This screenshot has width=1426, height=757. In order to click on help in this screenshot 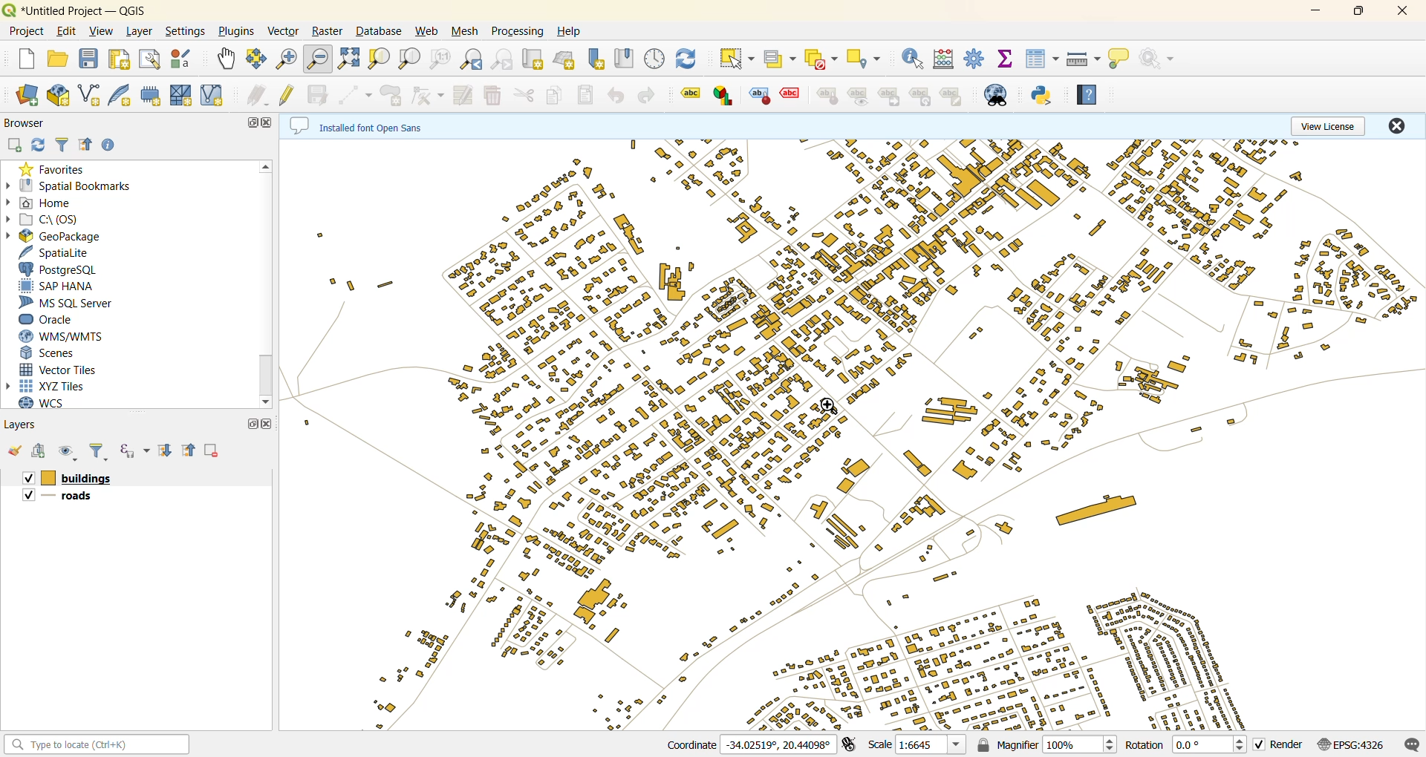, I will do `click(568, 31)`.